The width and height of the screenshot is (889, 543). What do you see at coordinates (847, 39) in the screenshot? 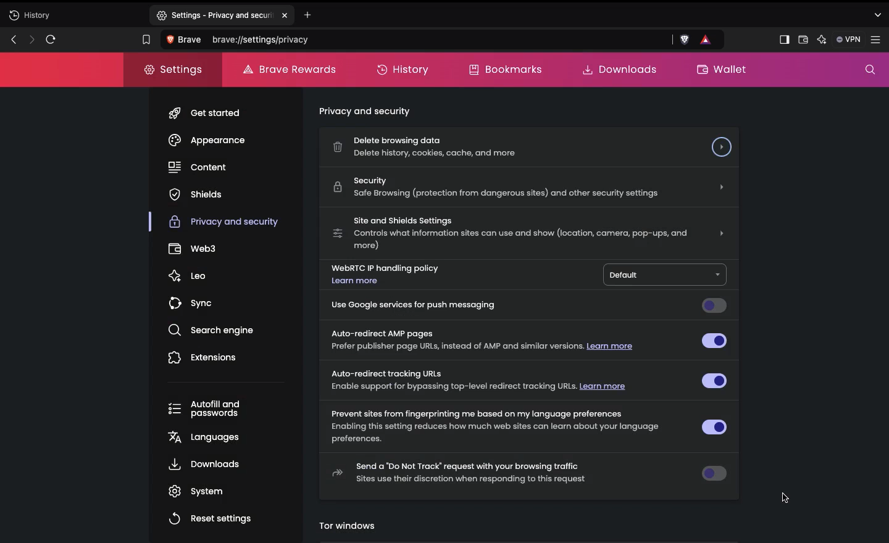
I see `VPN` at bounding box center [847, 39].